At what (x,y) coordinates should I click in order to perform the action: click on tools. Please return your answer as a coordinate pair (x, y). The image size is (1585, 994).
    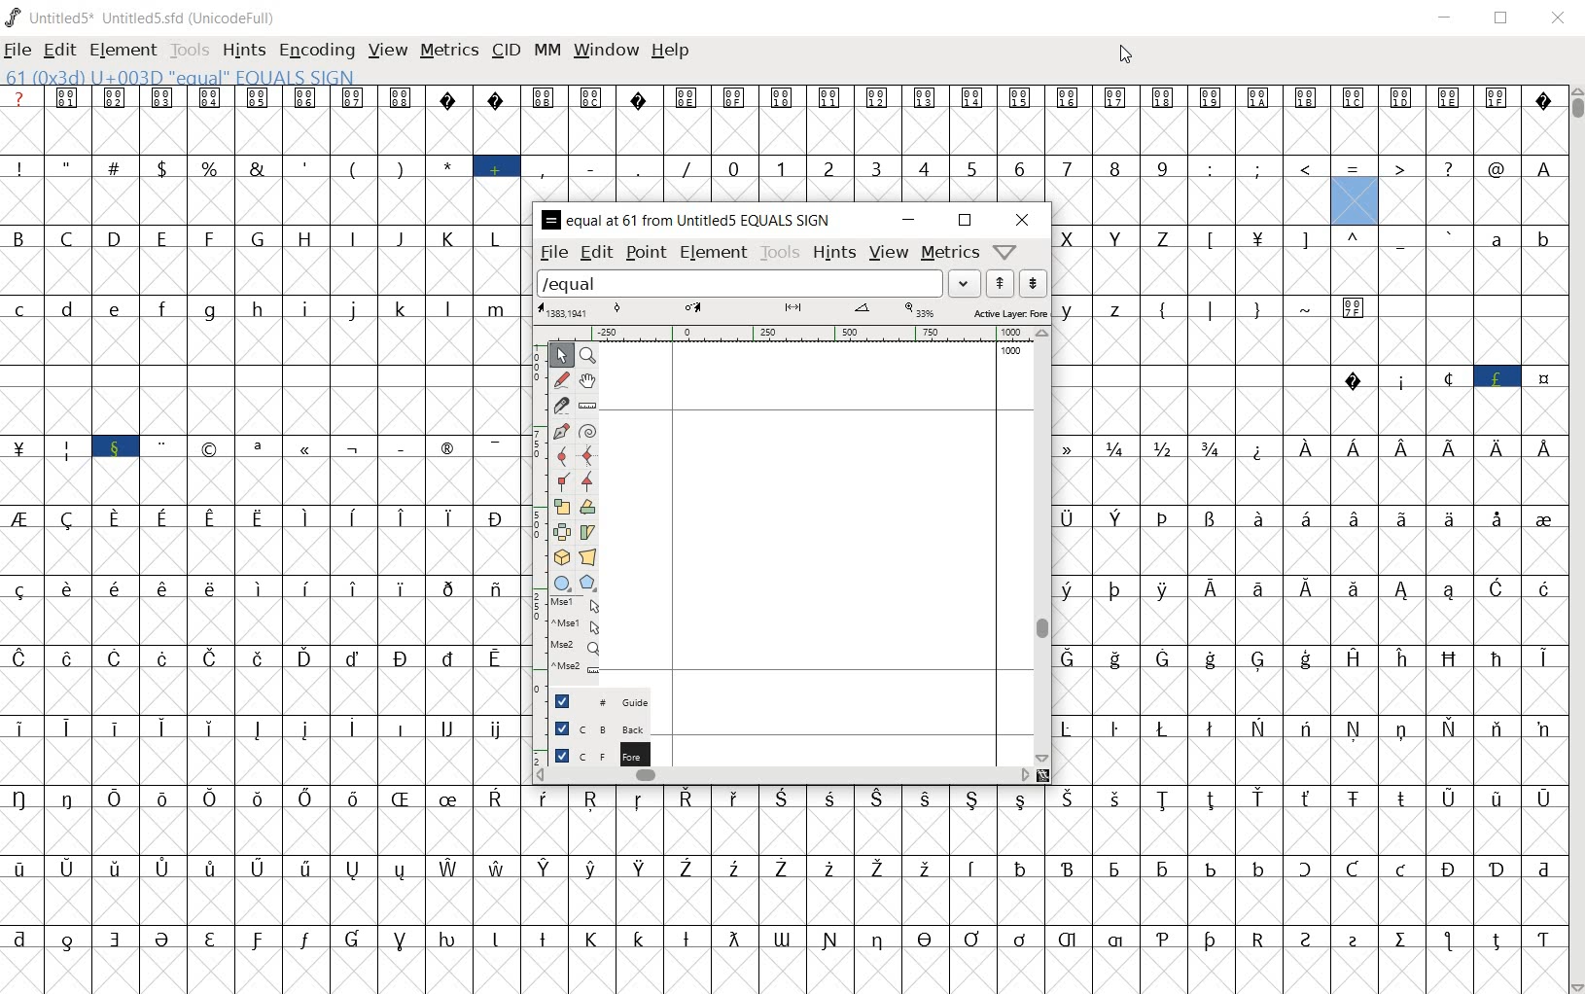
    Looking at the image, I should click on (779, 252).